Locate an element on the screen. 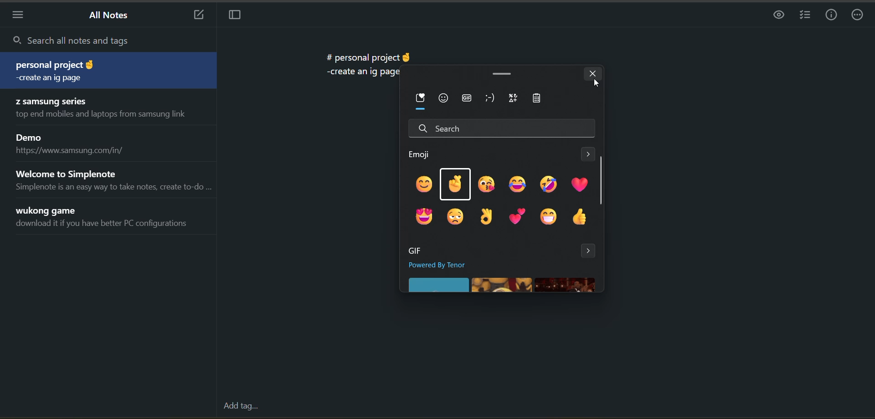 Image resolution: width=875 pixels, height=419 pixels. emoji added is located at coordinates (408, 59).